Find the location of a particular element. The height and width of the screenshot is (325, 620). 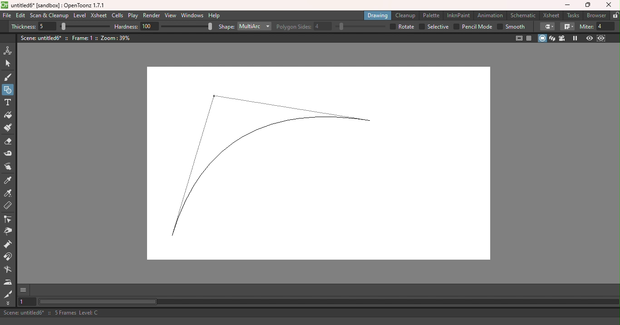

Close is located at coordinates (610, 5).